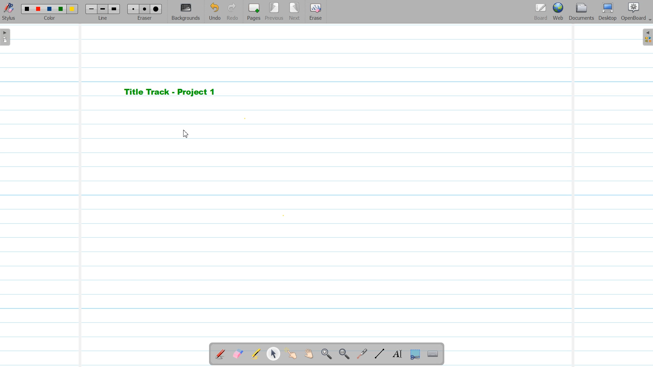 This screenshot has width=653, height=367. What do you see at coordinates (253, 12) in the screenshot?
I see `Pages` at bounding box center [253, 12].